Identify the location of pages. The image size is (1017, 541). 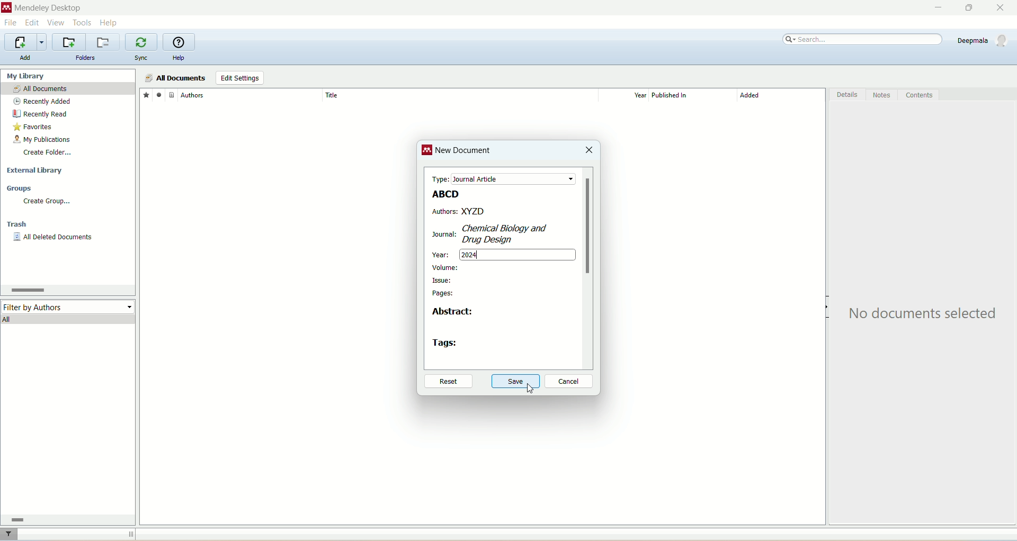
(443, 294).